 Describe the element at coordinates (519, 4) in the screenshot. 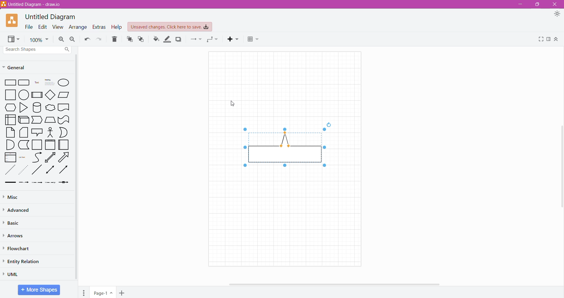

I see `Minimize` at that location.